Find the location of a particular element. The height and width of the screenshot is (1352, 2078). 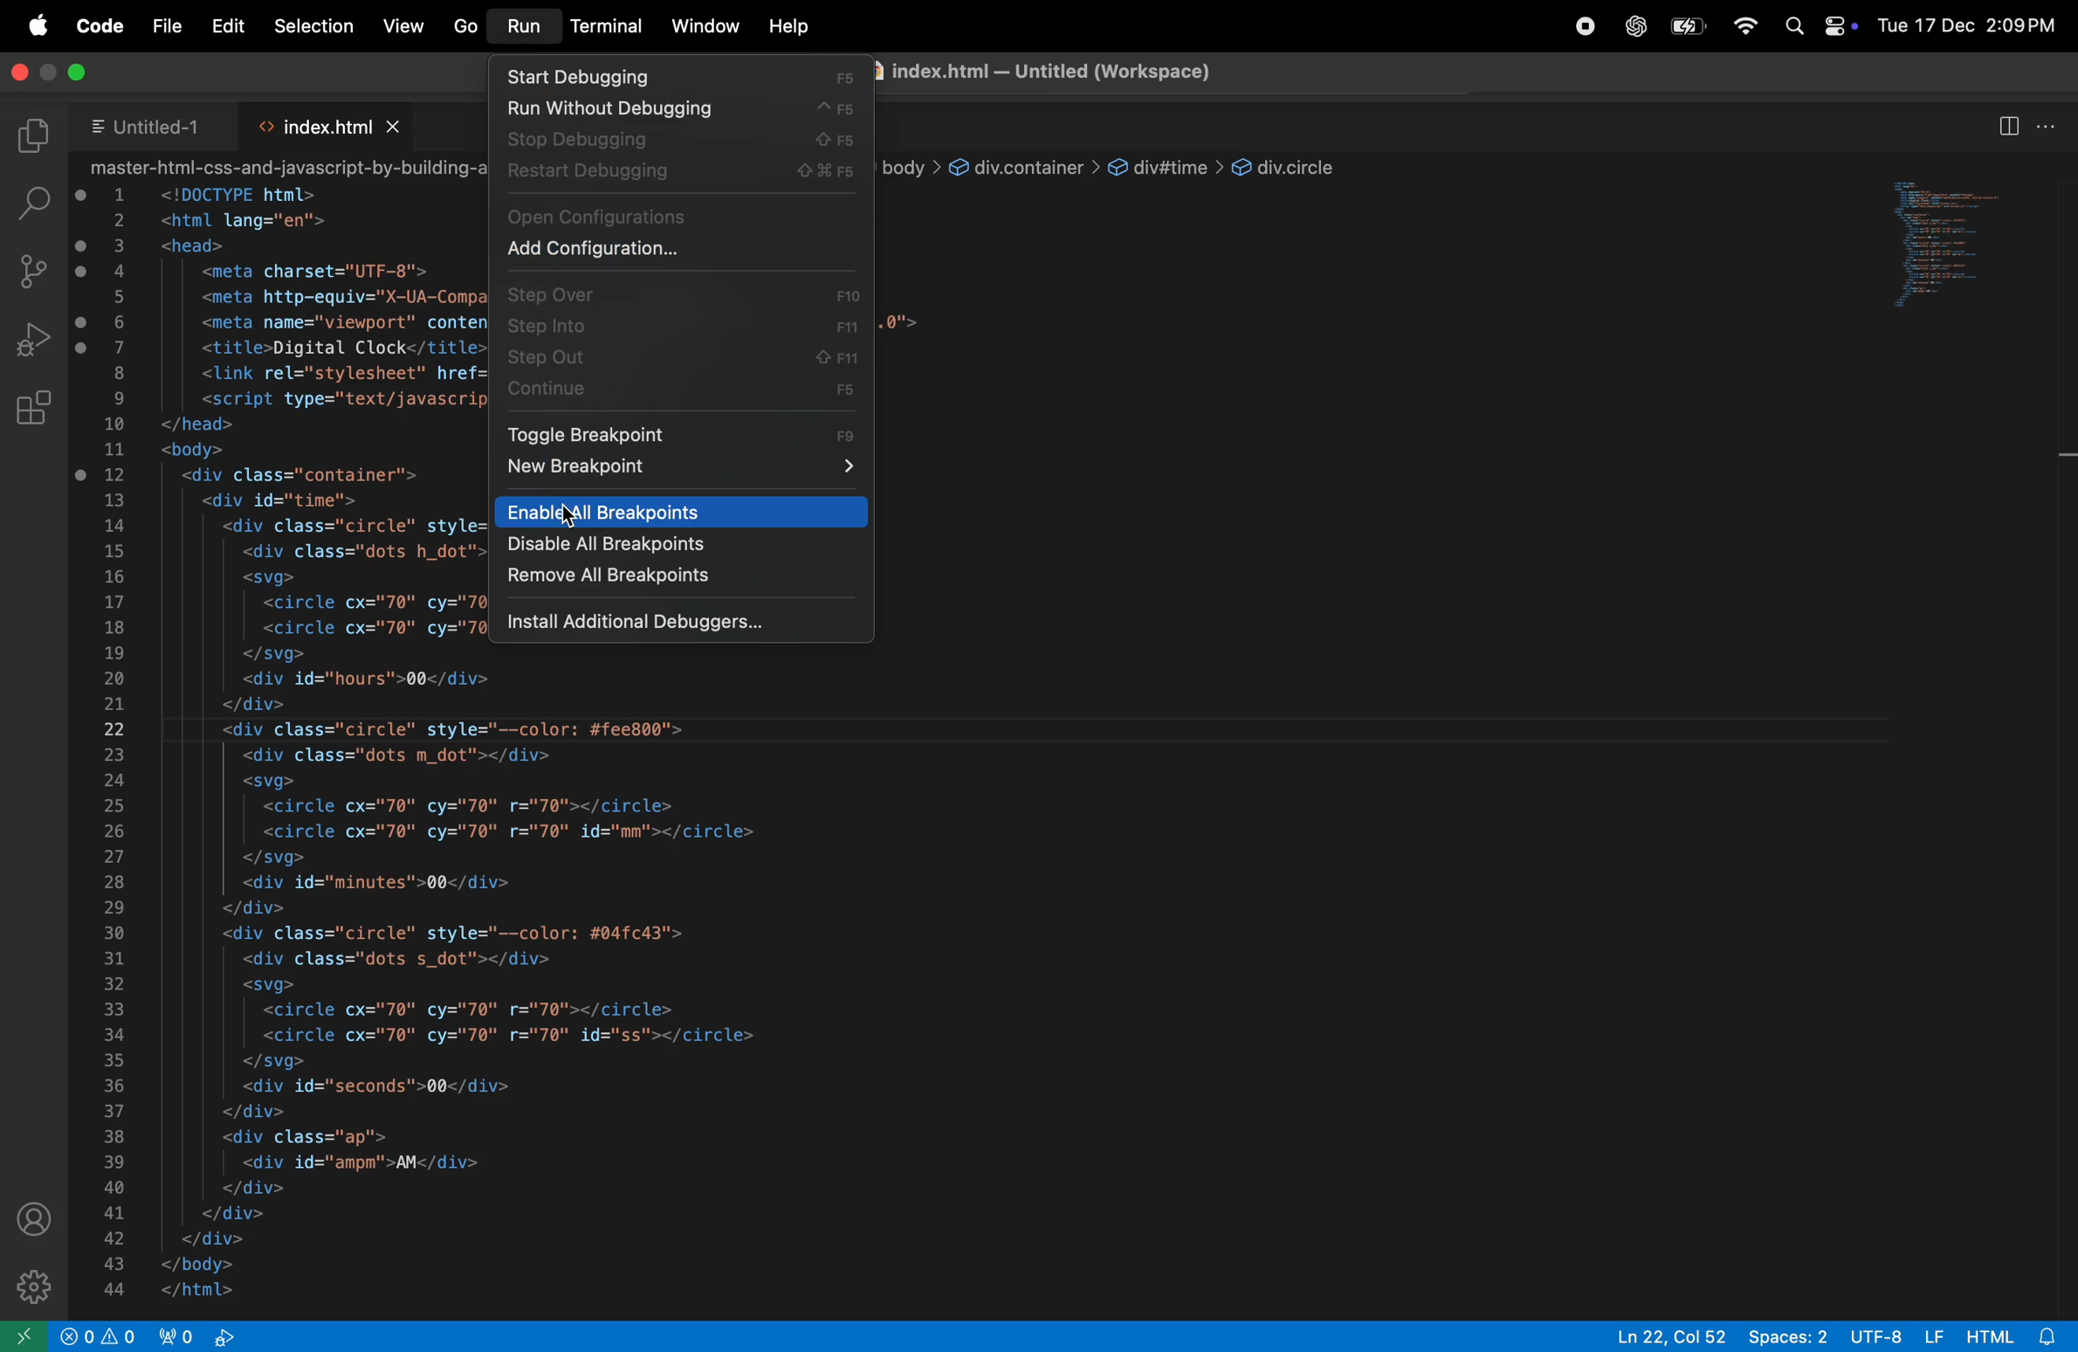

code is located at coordinates (98, 26).